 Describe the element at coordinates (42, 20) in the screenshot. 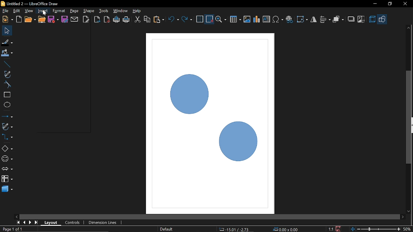

I see `Open remote file` at that location.